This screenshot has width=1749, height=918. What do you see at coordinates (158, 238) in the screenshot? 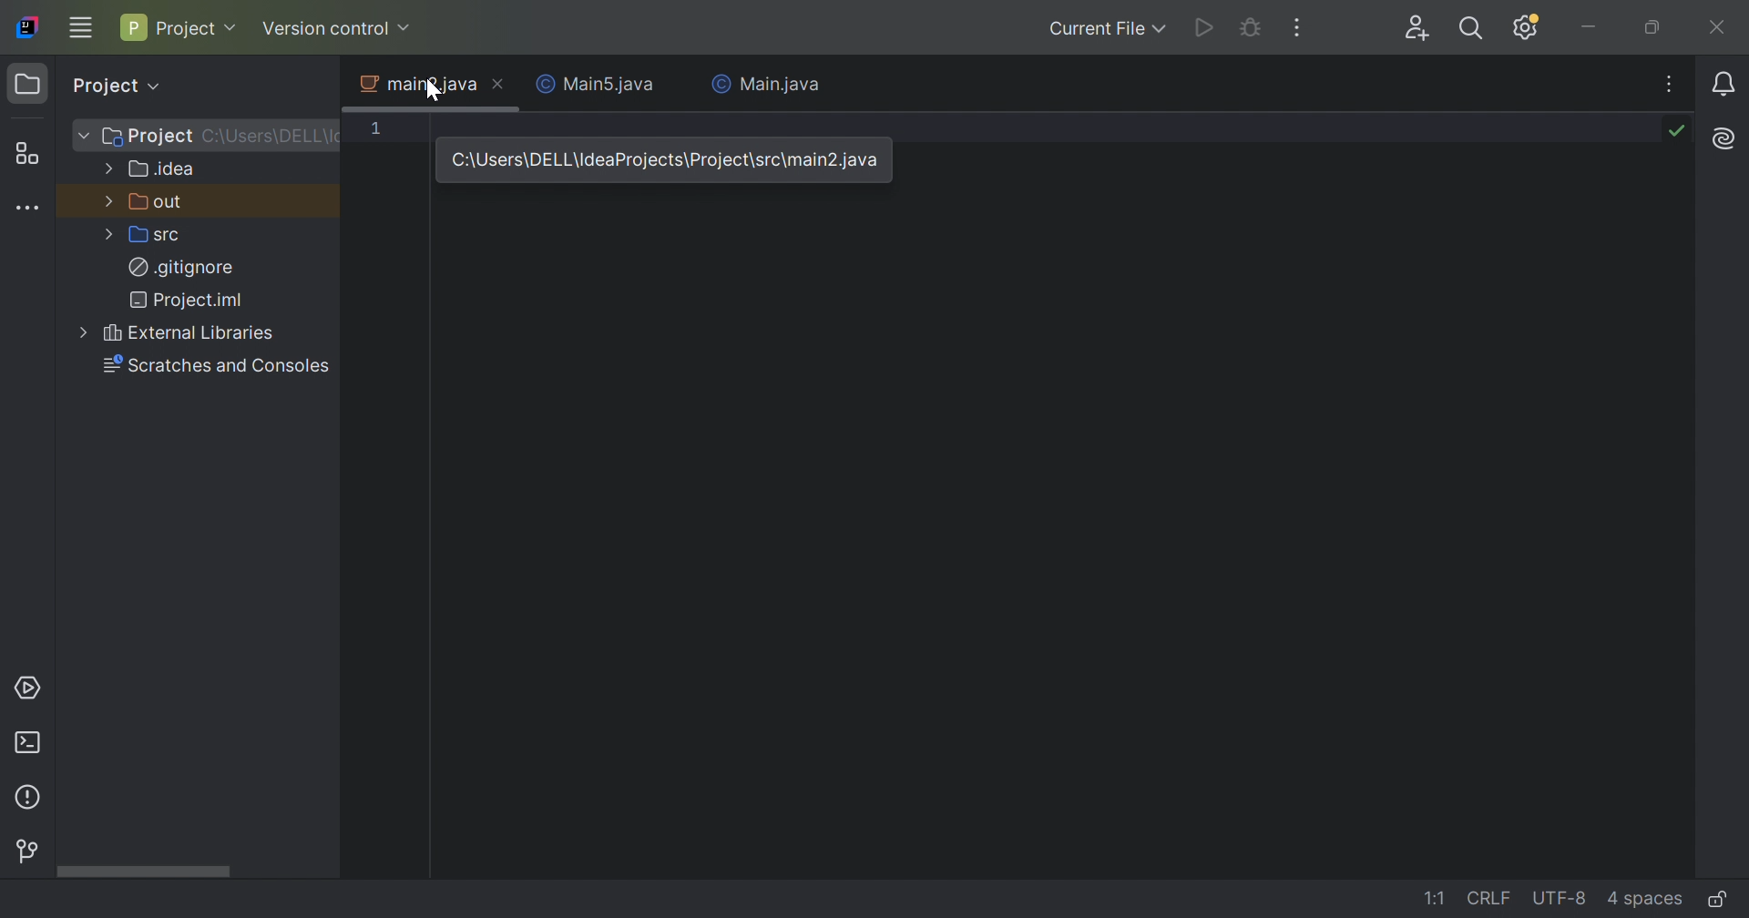
I see `src` at bounding box center [158, 238].